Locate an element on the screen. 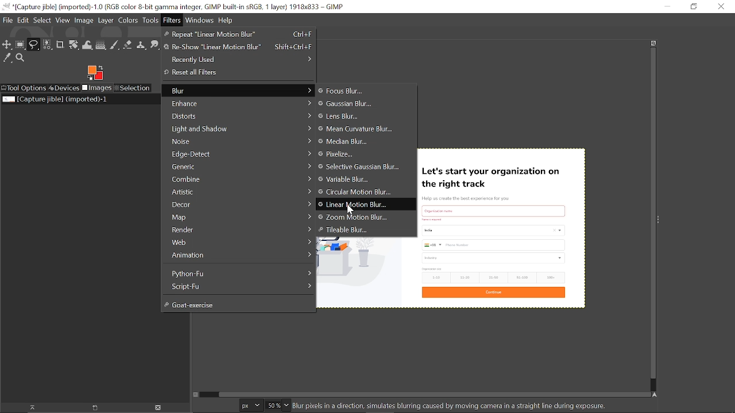 This screenshot has width=735, height=413. Wrap text tool is located at coordinates (88, 45).